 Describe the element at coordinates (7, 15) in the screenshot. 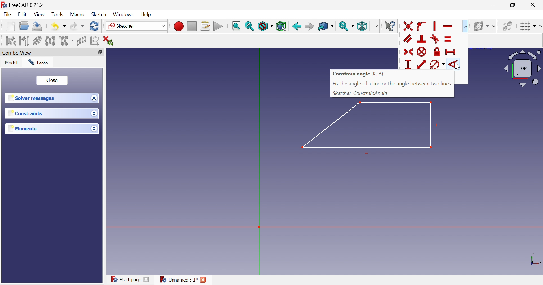

I see `File` at that location.